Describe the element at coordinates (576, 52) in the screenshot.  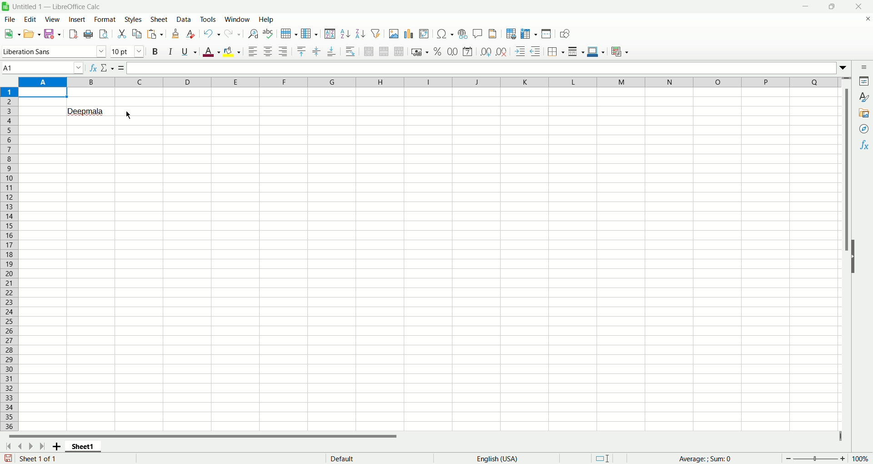
I see `Border style` at that location.